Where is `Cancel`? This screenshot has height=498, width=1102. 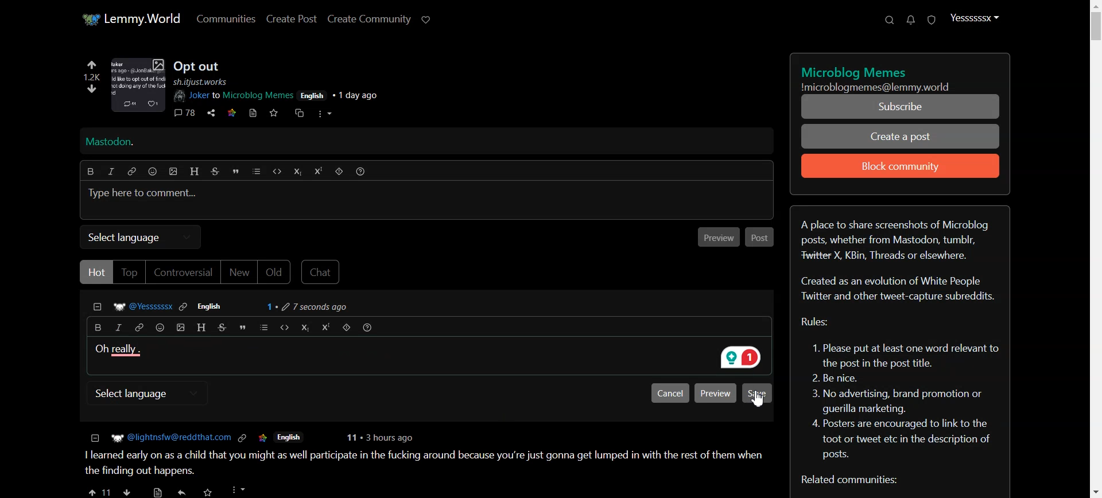 Cancel is located at coordinates (670, 392).